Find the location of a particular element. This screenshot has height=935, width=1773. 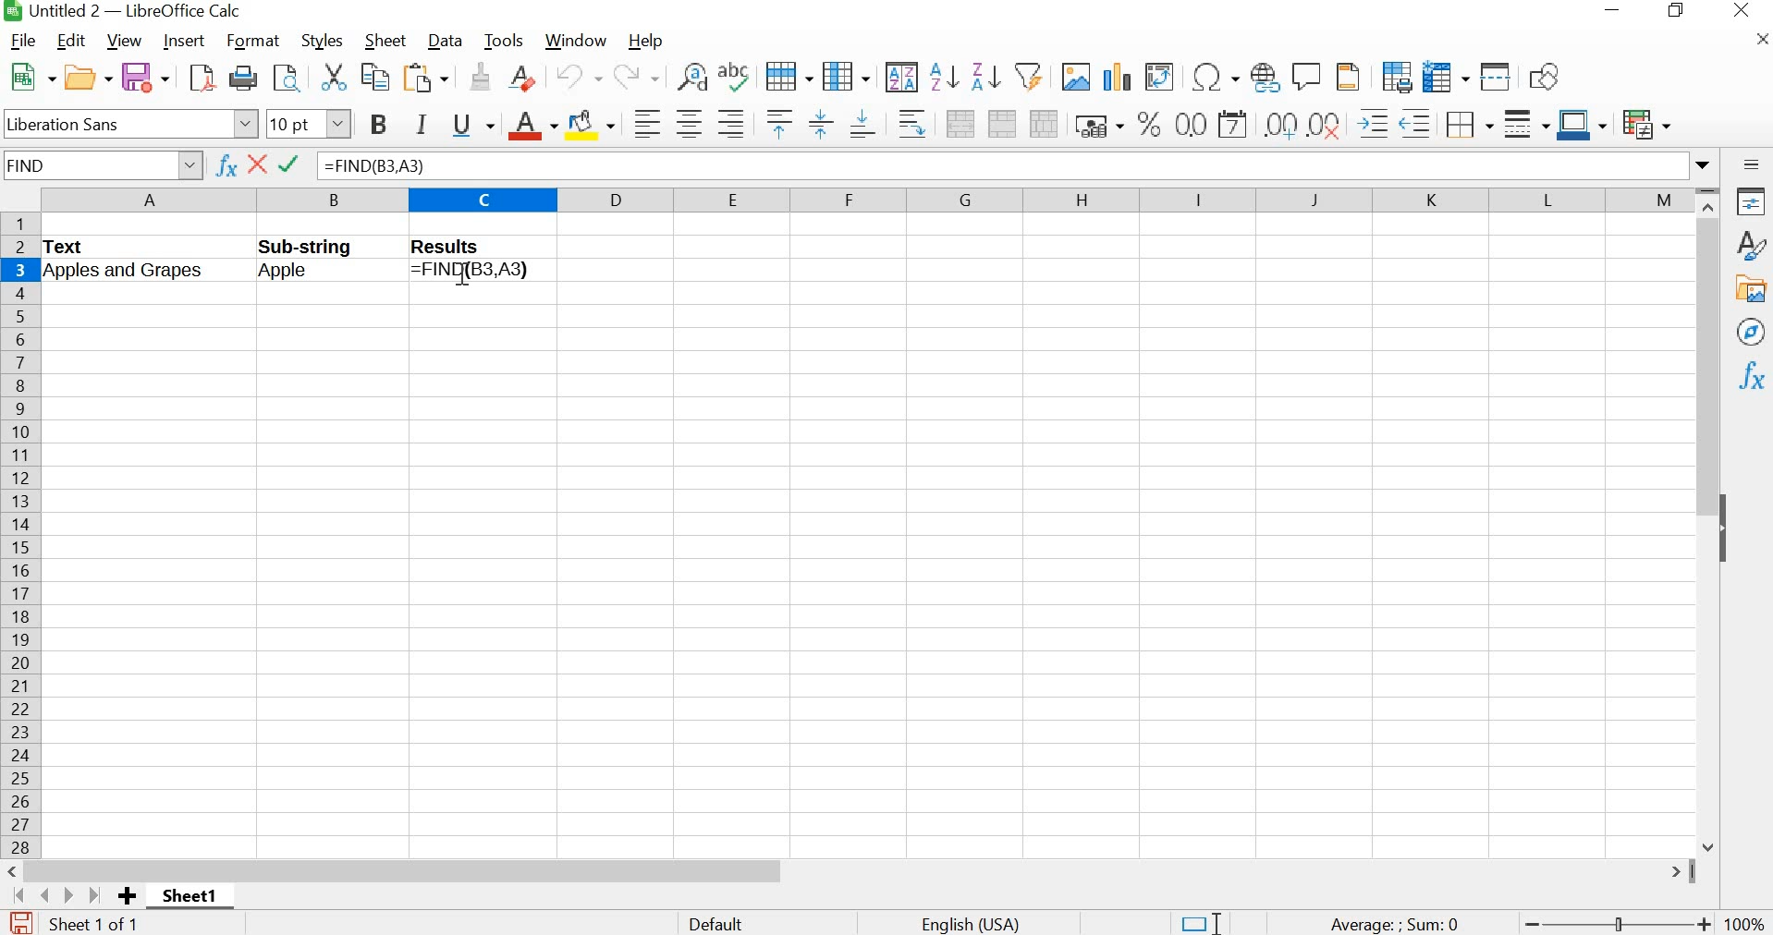

font color is located at coordinates (531, 126).